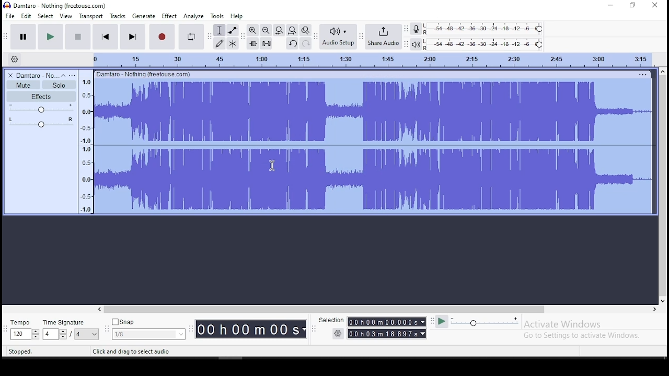 This screenshot has height=376, width=669. Describe the element at coordinates (123, 321) in the screenshot. I see `snap button` at that location.